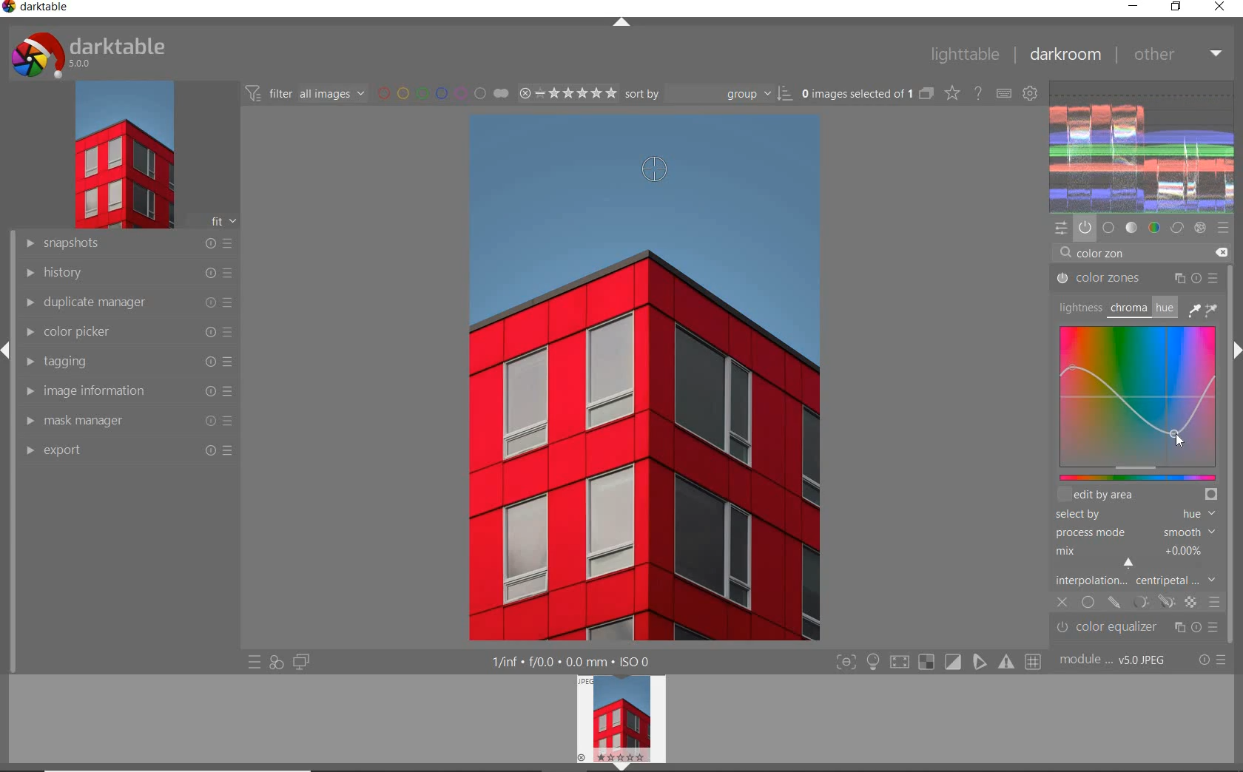 The width and height of the screenshot is (1243, 772). I want to click on expand/collapse, so click(7, 352).